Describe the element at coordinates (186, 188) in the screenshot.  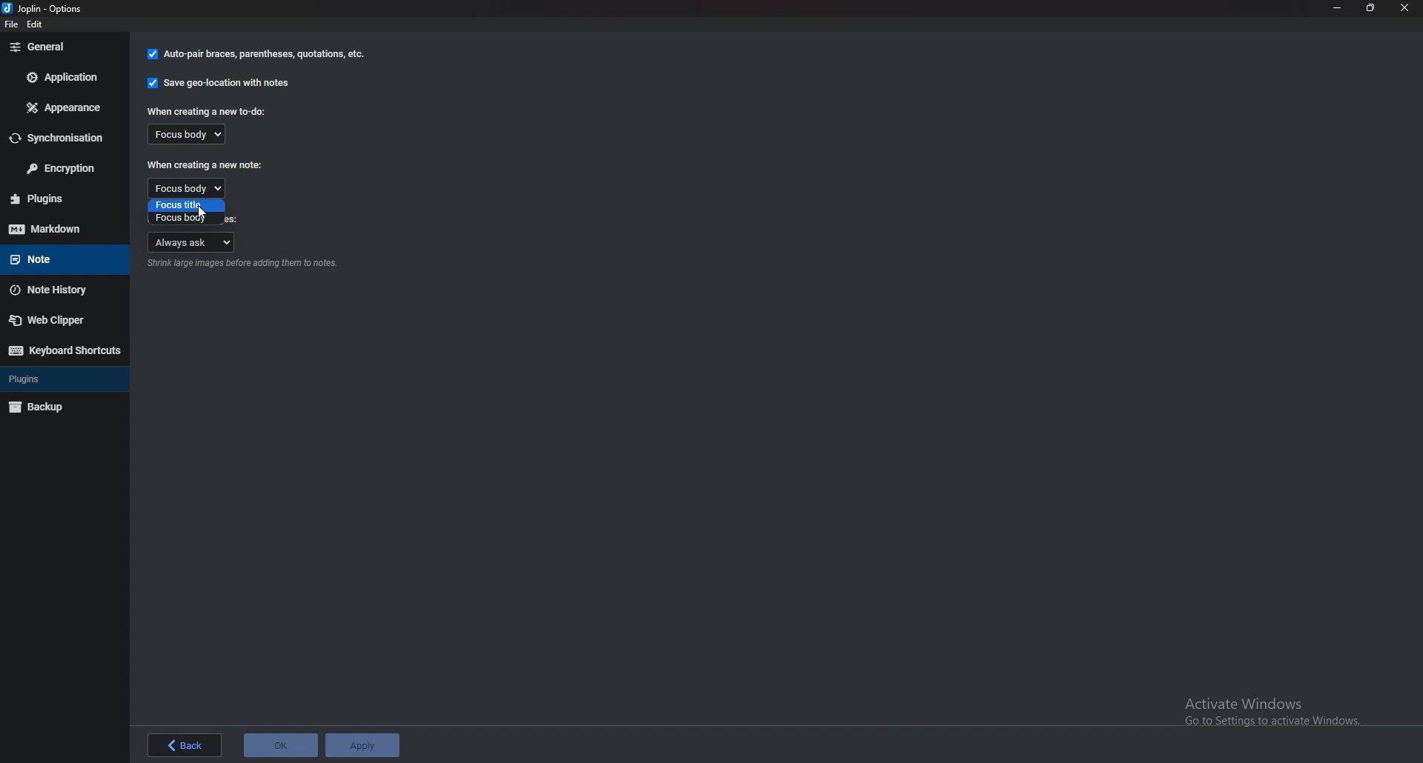
I see `Focus body` at that location.